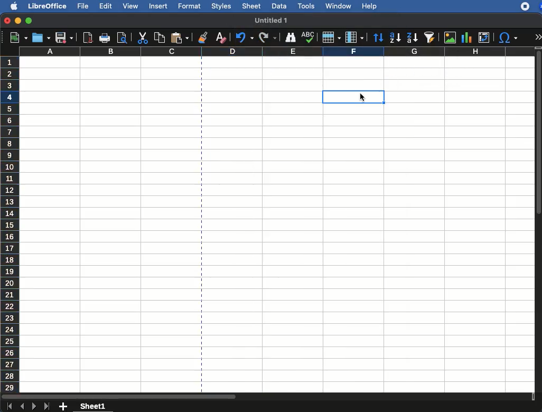  Describe the element at coordinates (158, 7) in the screenshot. I see `insert` at that location.